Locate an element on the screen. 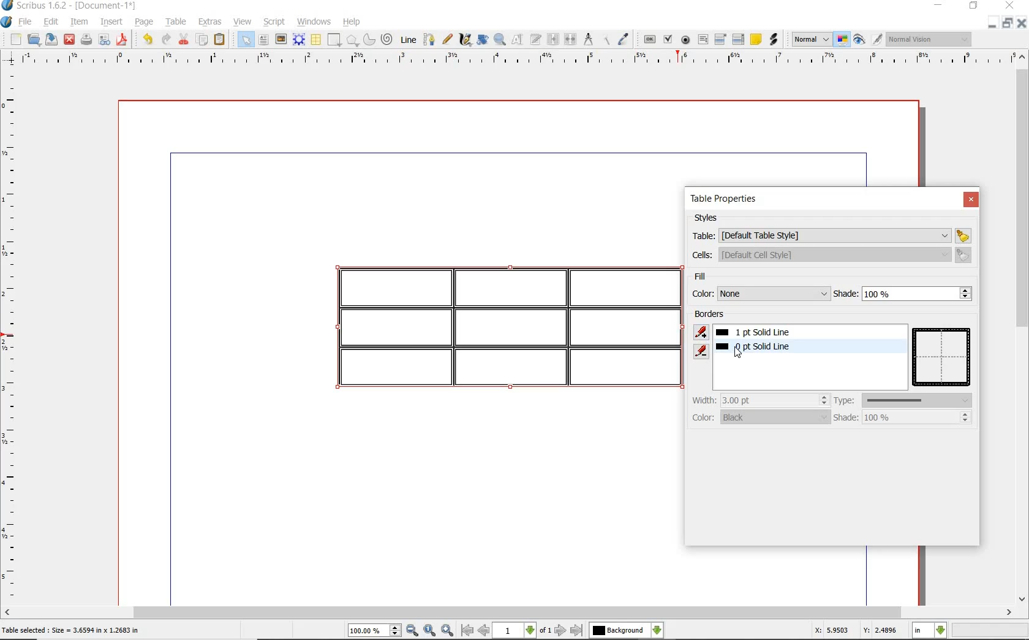 The height and width of the screenshot is (640, 1029). cells is located at coordinates (829, 254).